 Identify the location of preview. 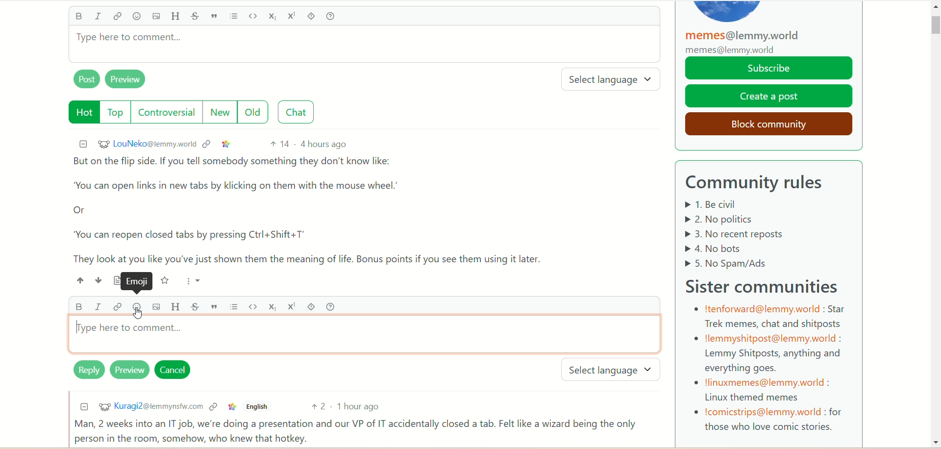
(130, 80).